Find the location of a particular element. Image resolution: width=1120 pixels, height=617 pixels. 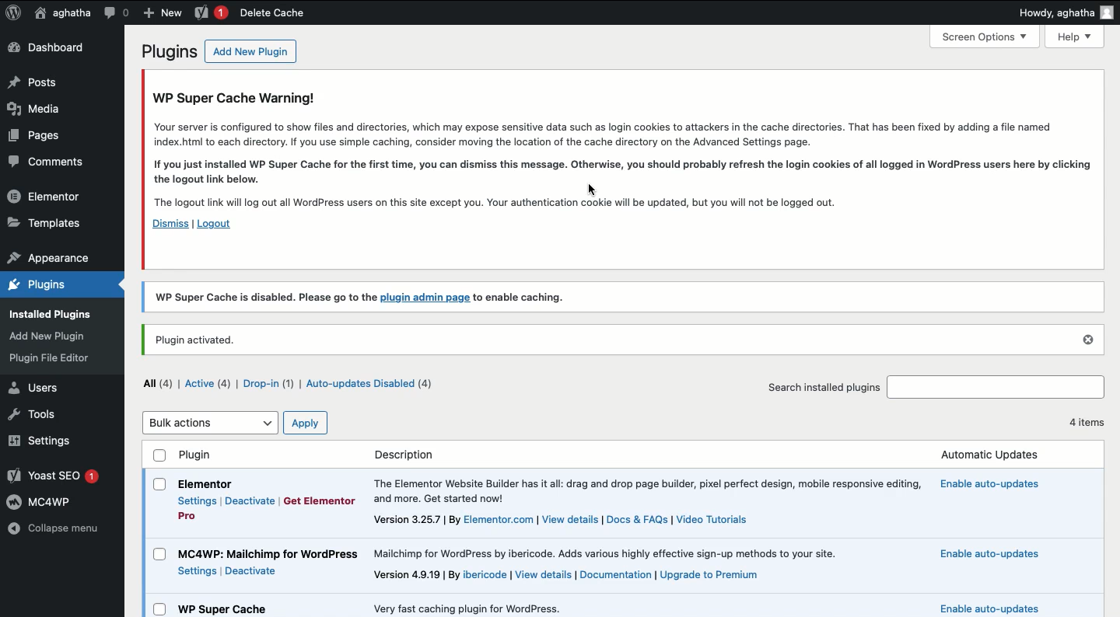

Get elementor Pro is located at coordinates (194, 514).